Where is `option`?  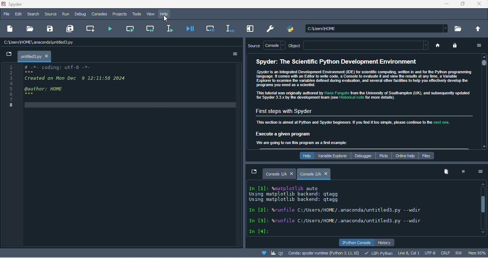 option is located at coordinates (233, 54).